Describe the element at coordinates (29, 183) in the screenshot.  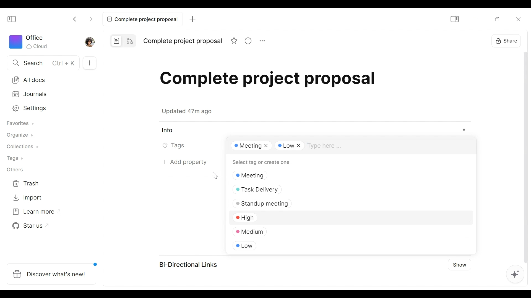
I see `Trash` at that location.